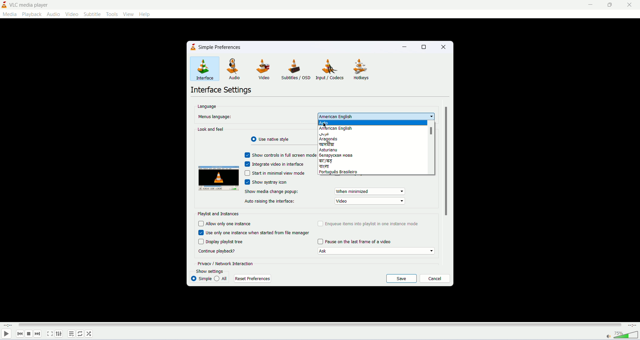 This screenshot has width=640, height=340. I want to click on logo, so click(4, 4).